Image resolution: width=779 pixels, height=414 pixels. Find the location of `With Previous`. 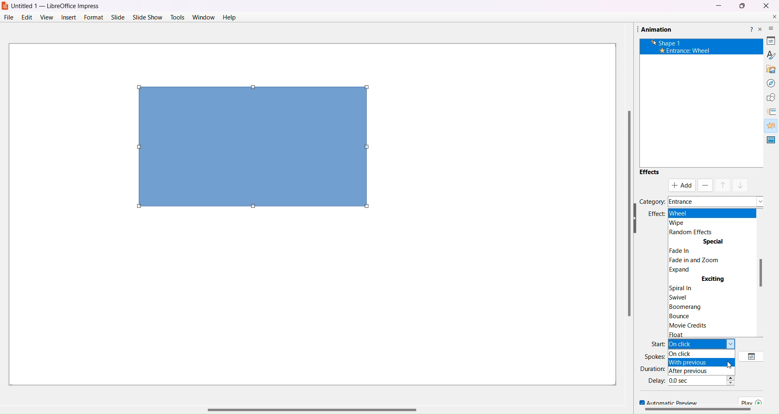

With Previous is located at coordinates (696, 362).